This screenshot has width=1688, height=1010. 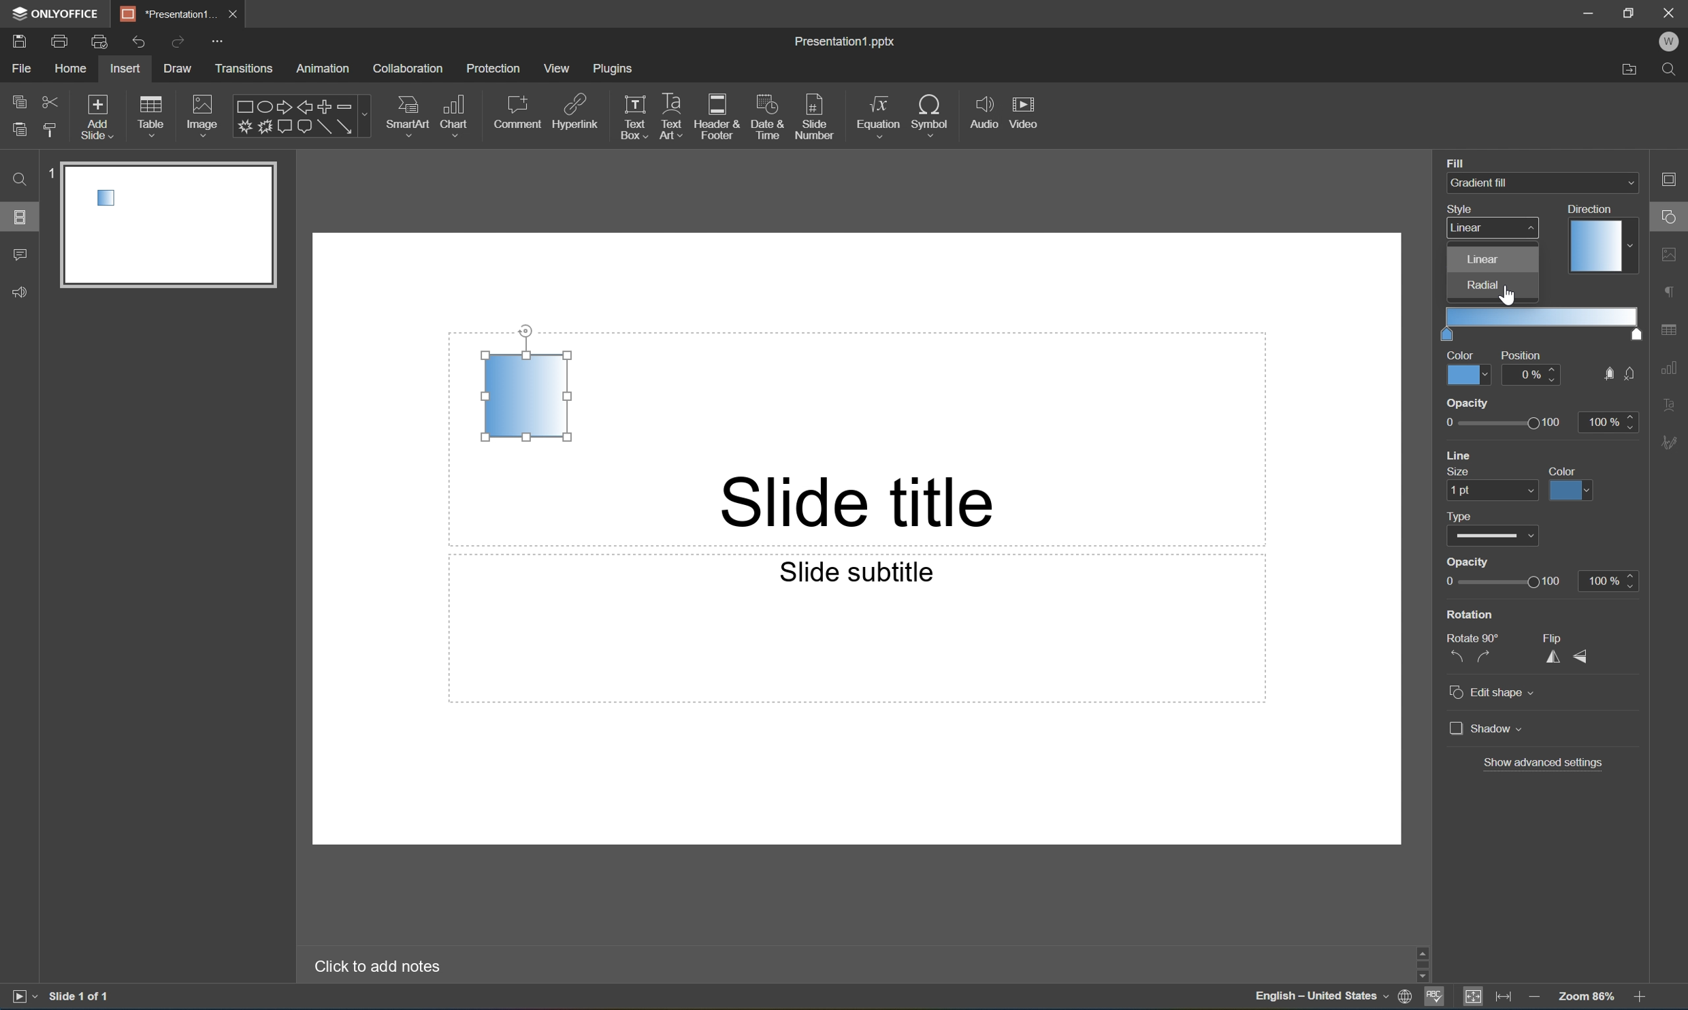 What do you see at coordinates (1672, 330) in the screenshot?
I see `Table settings` at bounding box center [1672, 330].